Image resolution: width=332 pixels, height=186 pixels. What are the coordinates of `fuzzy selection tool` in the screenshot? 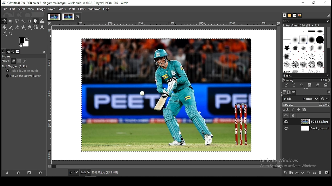 It's located at (24, 21).